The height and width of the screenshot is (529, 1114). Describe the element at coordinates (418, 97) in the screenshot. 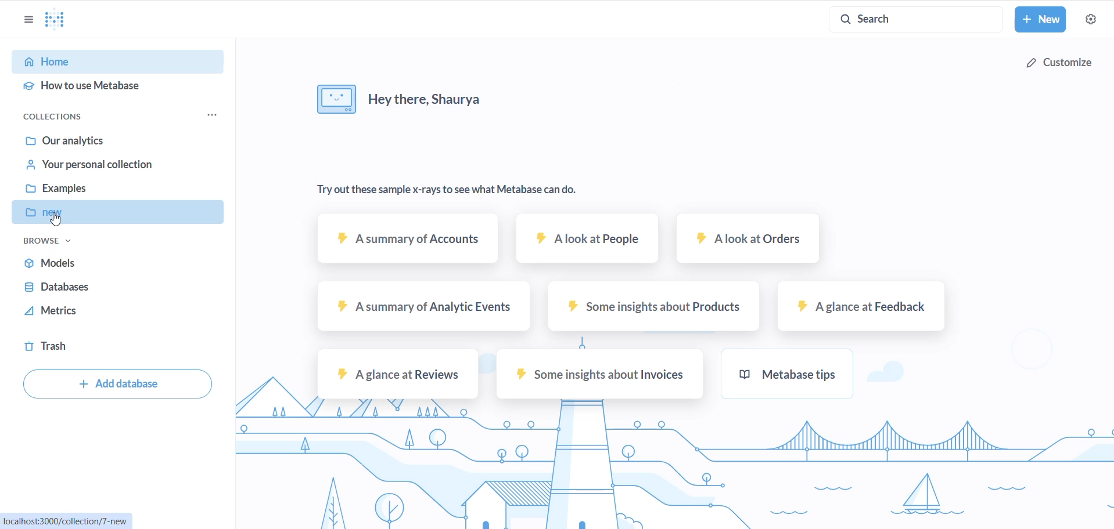

I see `Hey there, Shaurya` at that location.